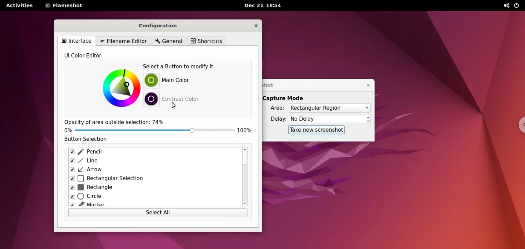 The image size is (525, 249). Describe the element at coordinates (366, 85) in the screenshot. I see `close` at that location.